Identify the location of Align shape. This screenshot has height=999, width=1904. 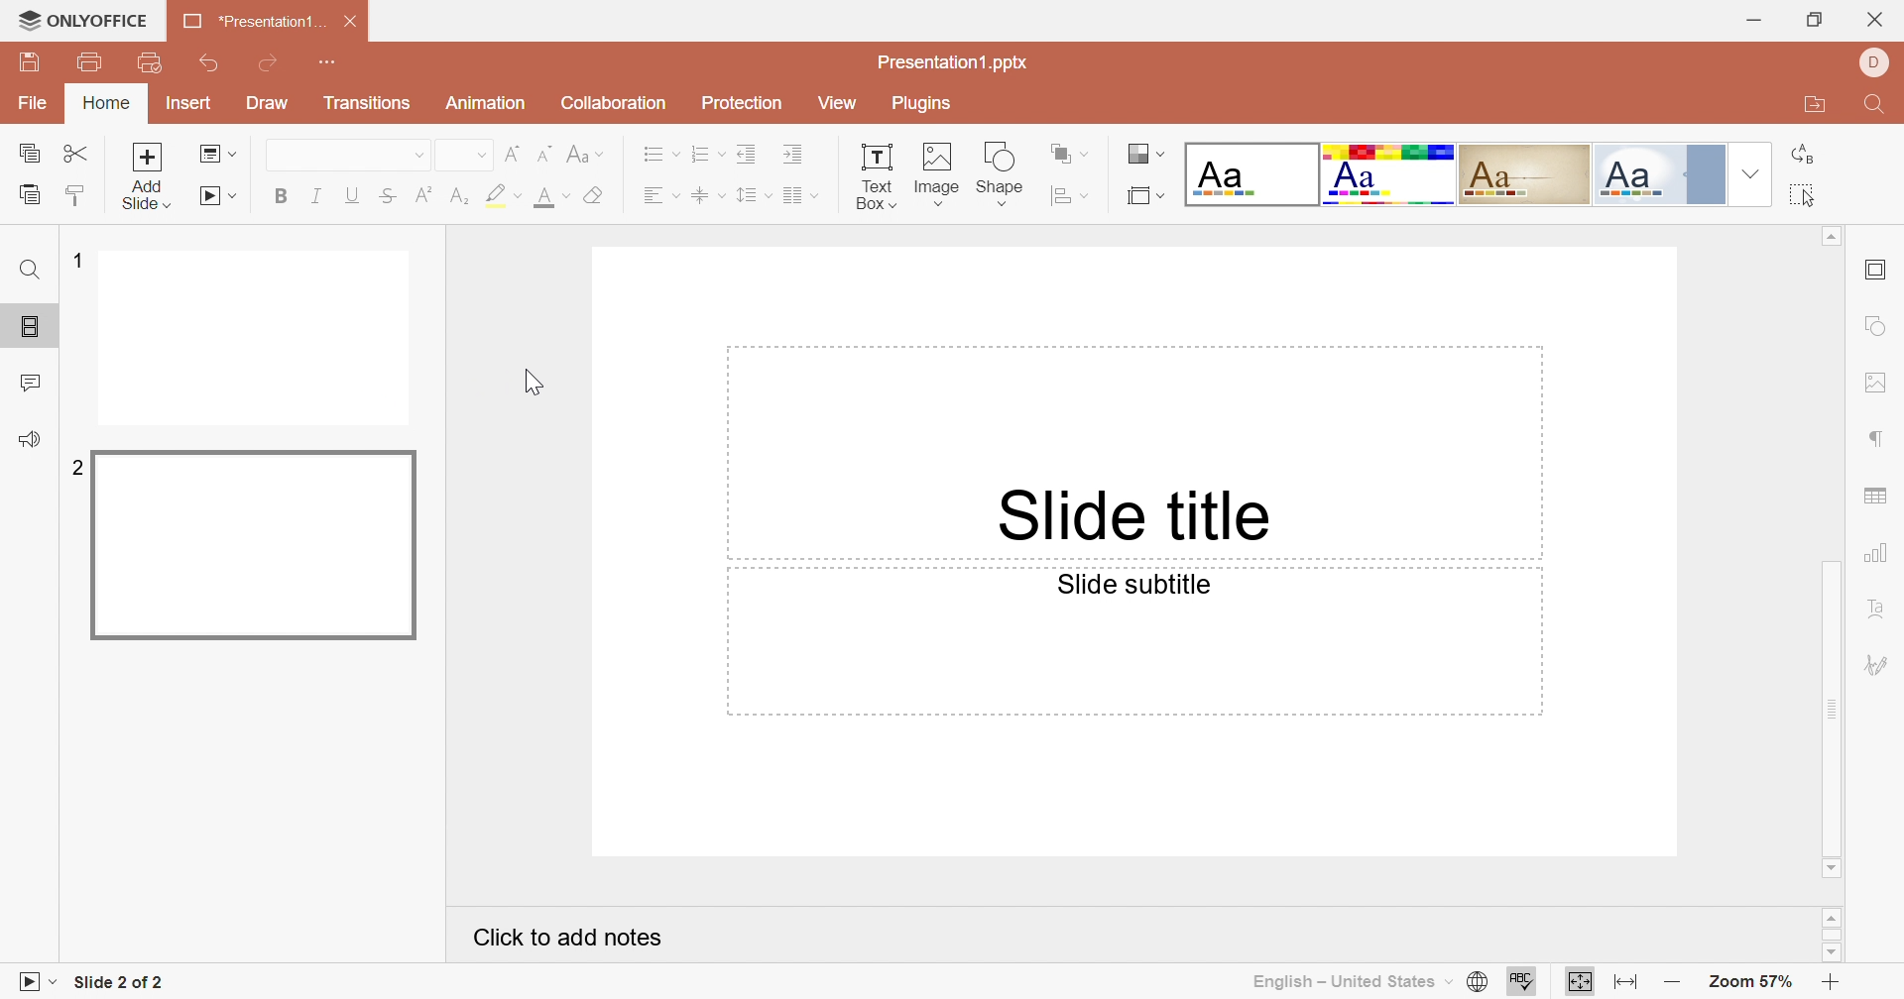
(1060, 195).